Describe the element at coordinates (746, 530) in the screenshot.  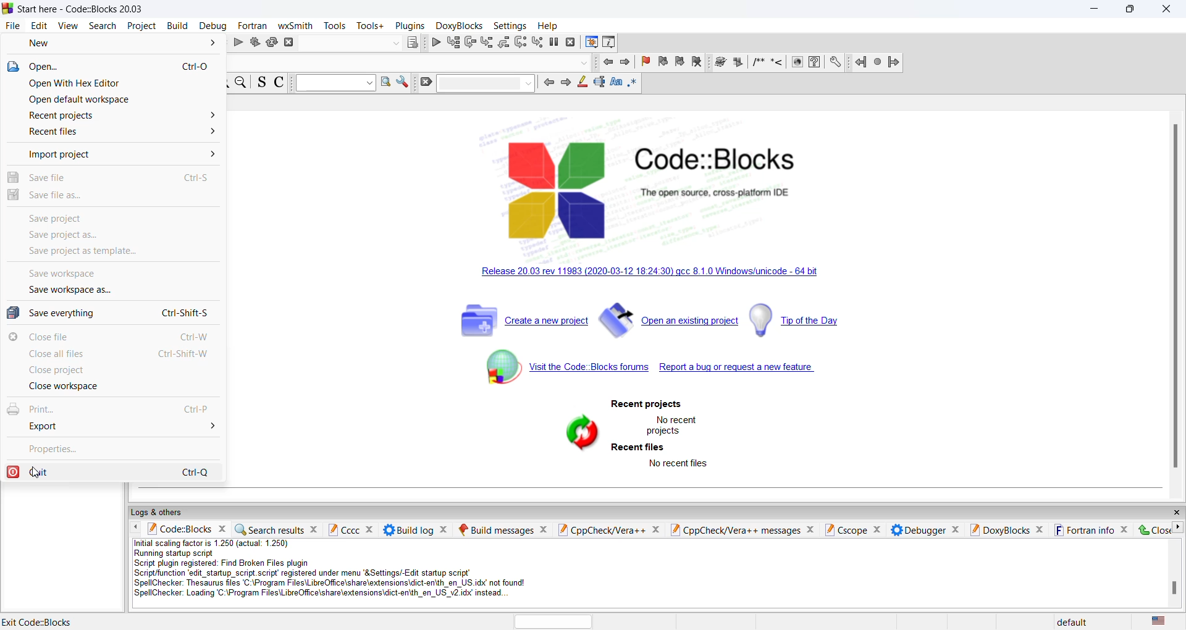
I see `cpp check messages pane` at that location.